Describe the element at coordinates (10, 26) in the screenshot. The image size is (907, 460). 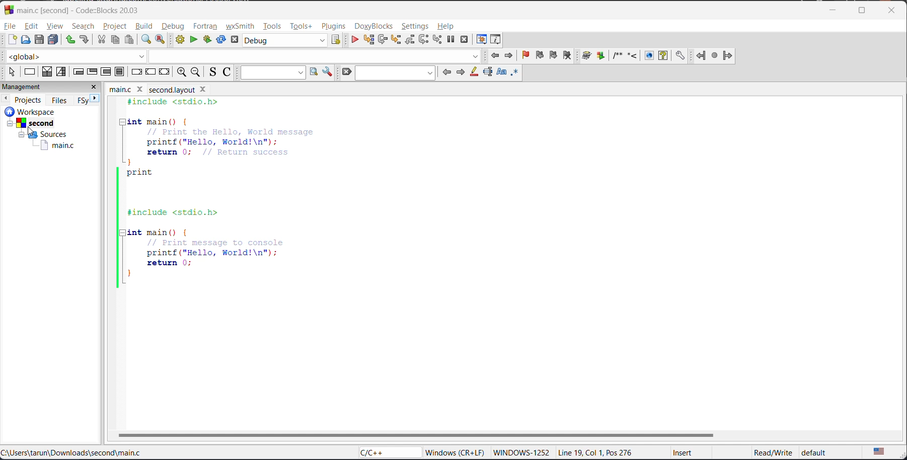
I see `file` at that location.